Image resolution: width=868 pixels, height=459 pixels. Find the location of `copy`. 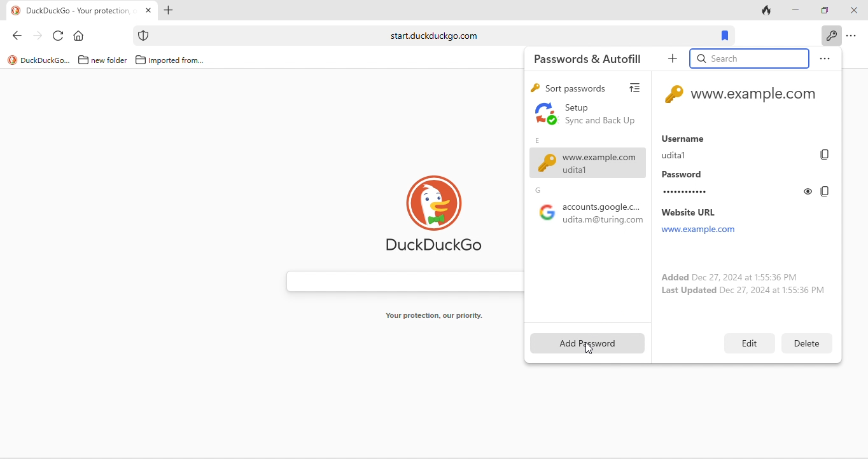

copy is located at coordinates (825, 191).